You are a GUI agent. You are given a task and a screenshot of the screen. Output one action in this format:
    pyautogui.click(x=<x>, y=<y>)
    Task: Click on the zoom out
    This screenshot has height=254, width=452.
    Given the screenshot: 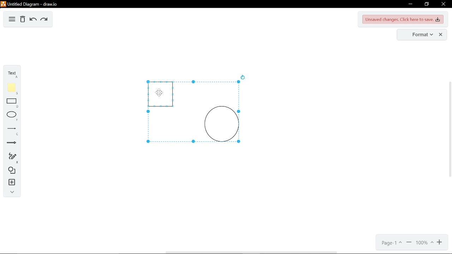 What is the action you would take?
    pyautogui.click(x=440, y=243)
    